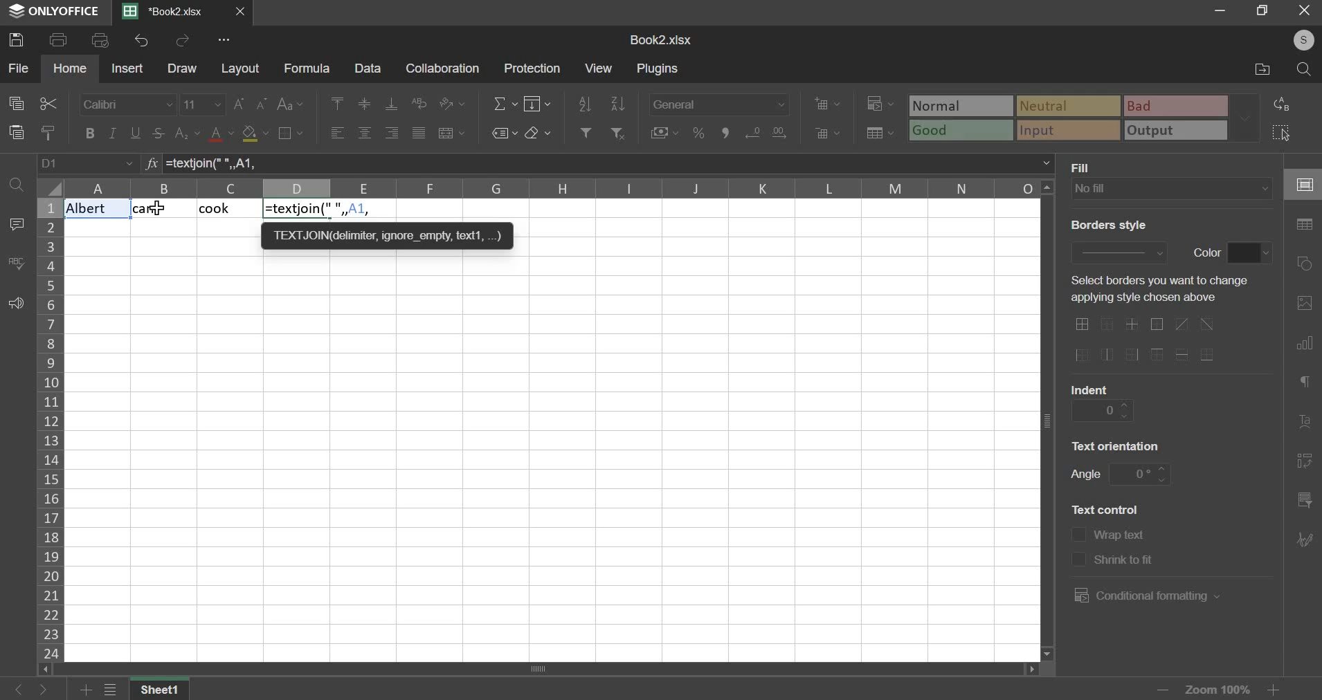 This screenshot has height=700, width=1322. What do you see at coordinates (538, 133) in the screenshot?
I see `clear` at bounding box center [538, 133].